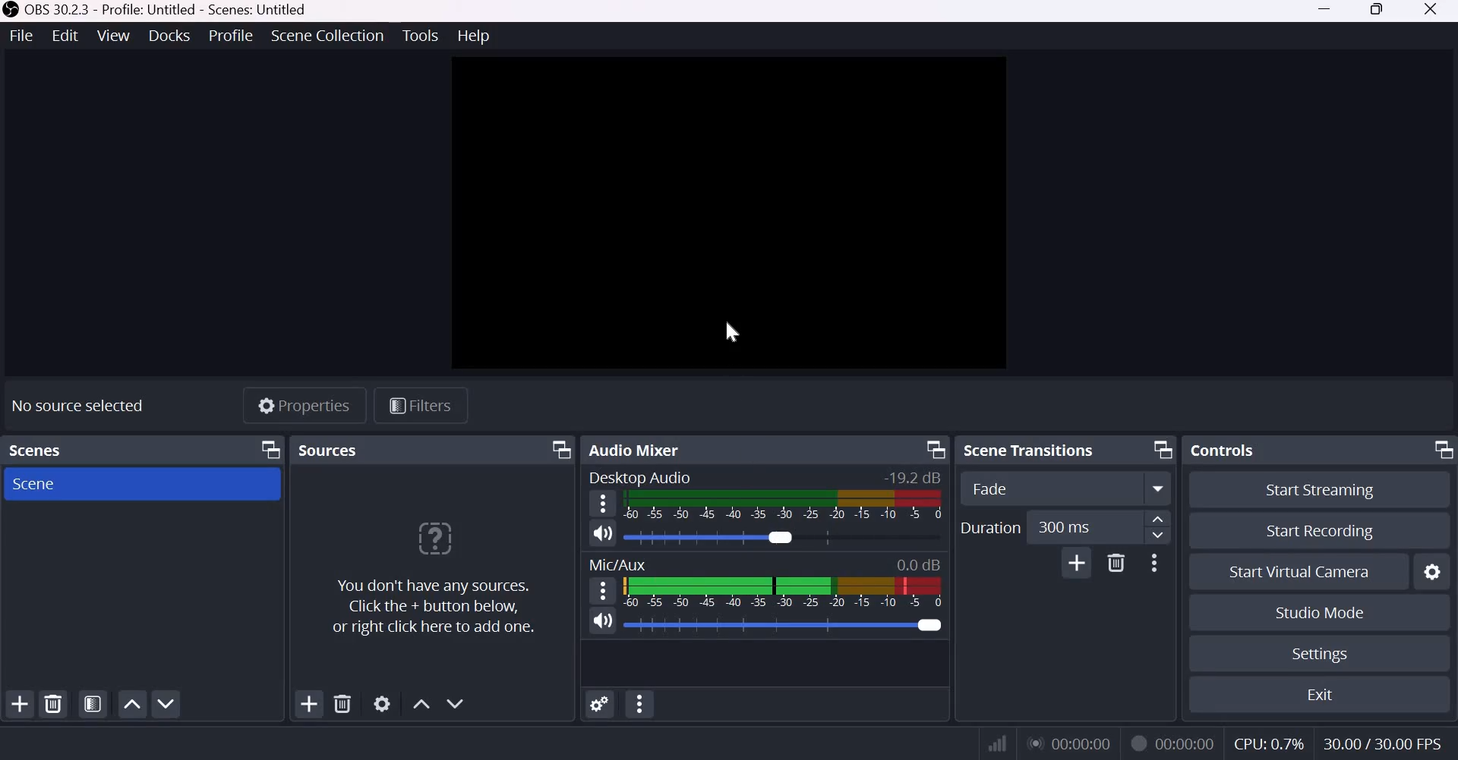 This screenshot has width=1458, height=760. What do you see at coordinates (1318, 531) in the screenshot?
I see `Start recording` at bounding box center [1318, 531].